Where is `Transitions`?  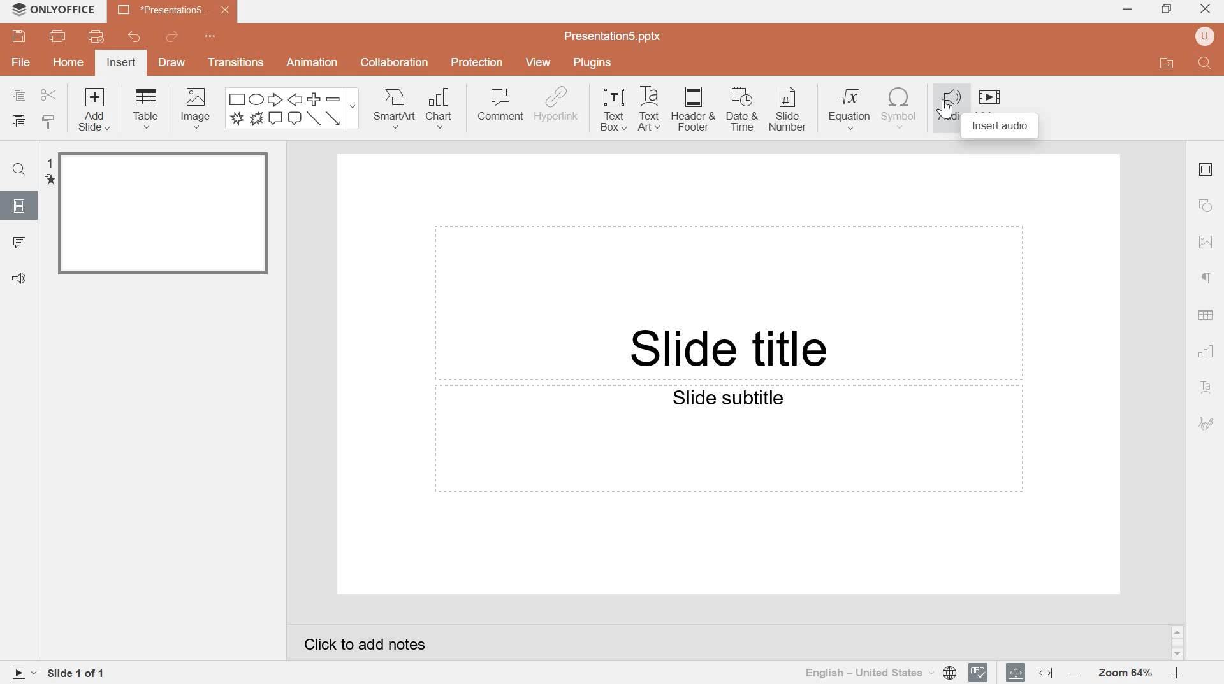
Transitions is located at coordinates (233, 62).